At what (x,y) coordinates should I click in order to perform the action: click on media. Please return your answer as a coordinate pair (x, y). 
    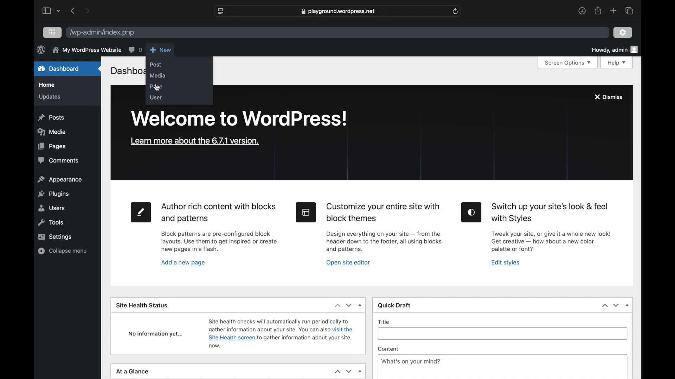
    Looking at the image, I should click on (158, 76).